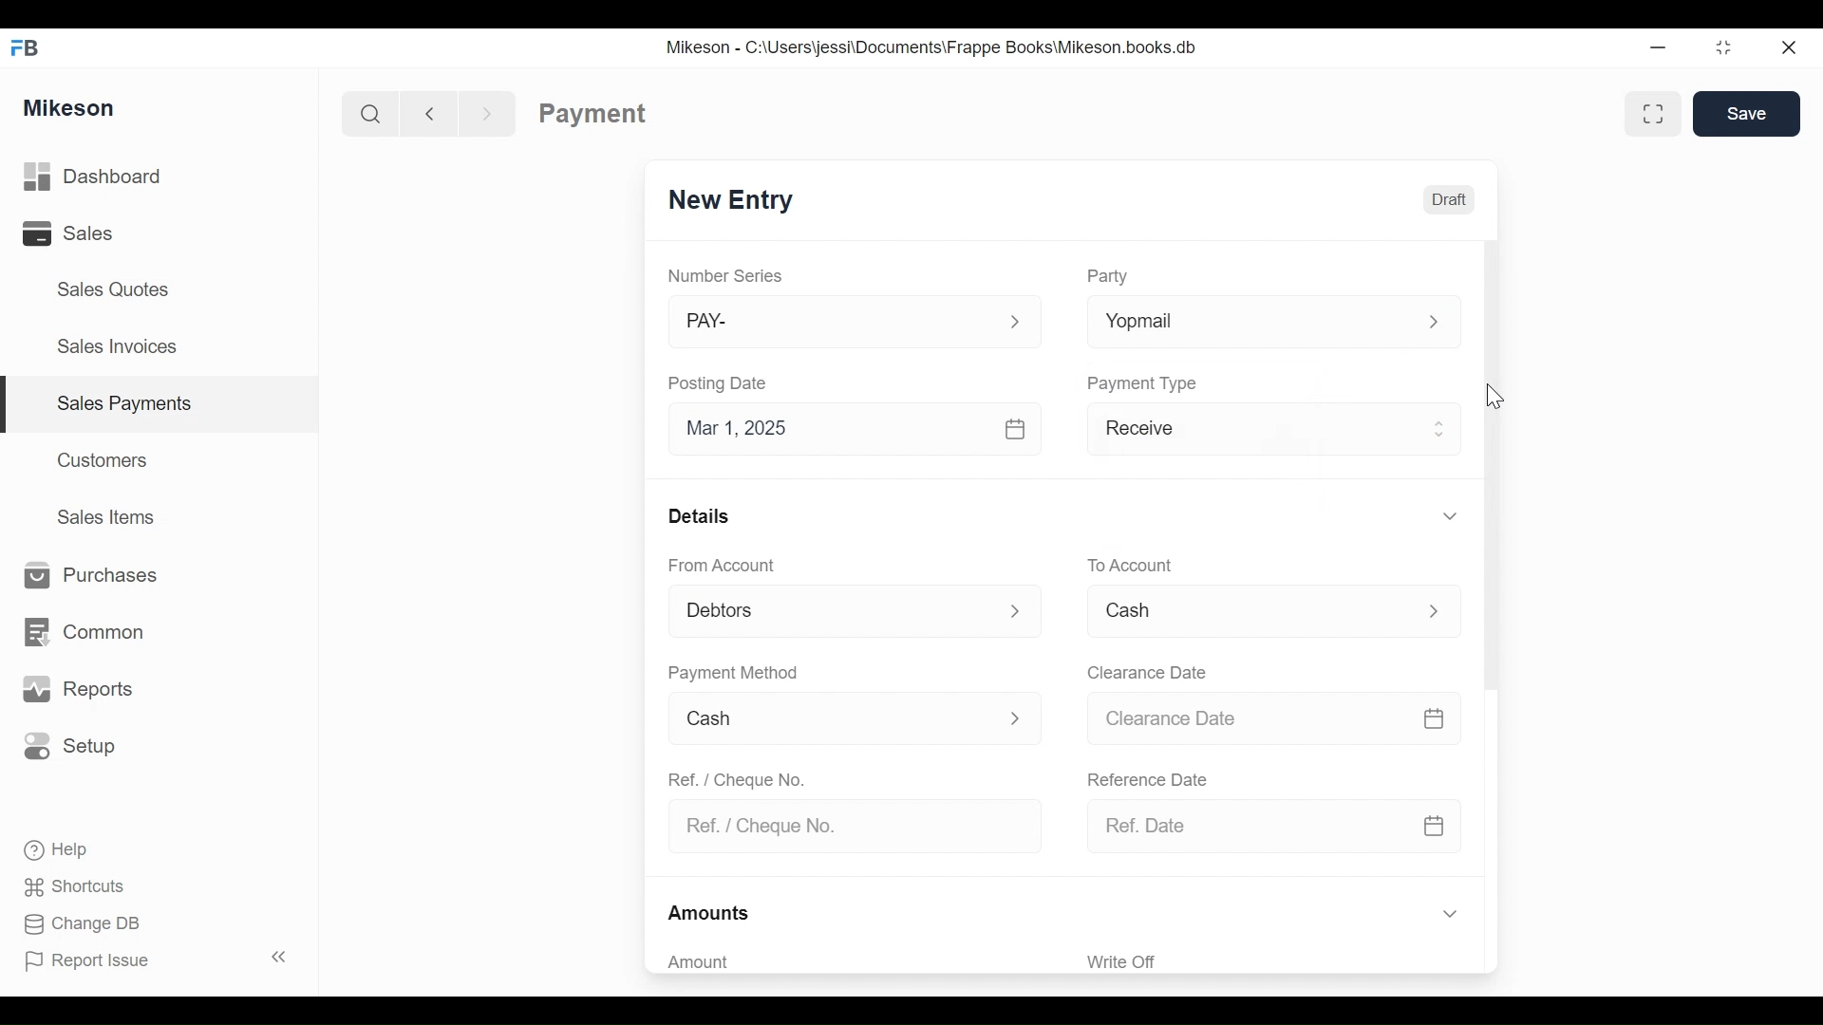 The width and height of the screenshot is (1823, 1025). Describe the element at coordinates (854, 717) in the screenshot. I see `Cash` at that location.